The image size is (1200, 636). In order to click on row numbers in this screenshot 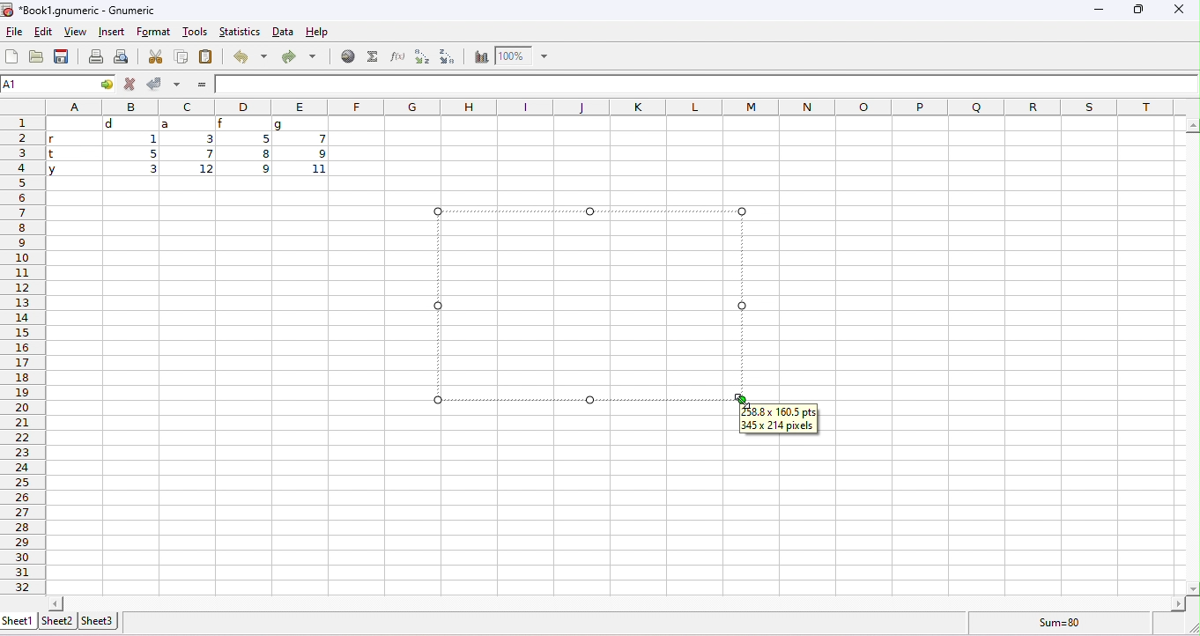, I will do `click(21, 357)`.